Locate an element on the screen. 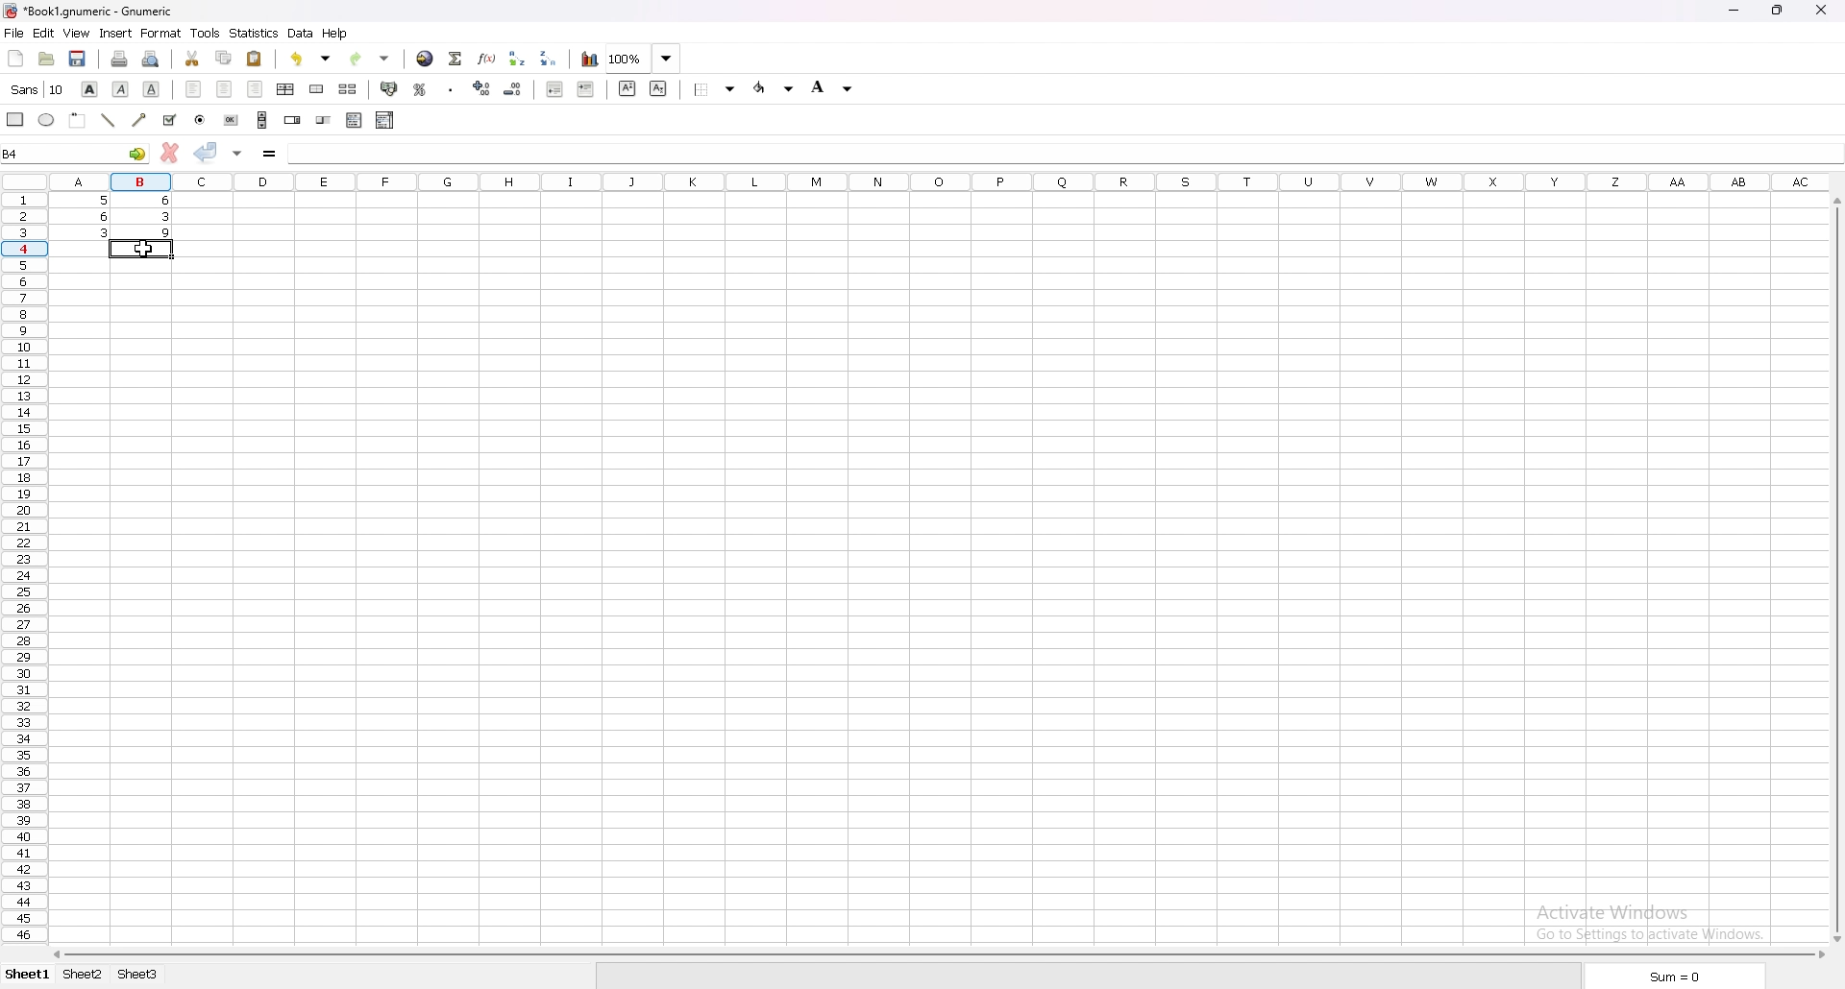  italic is located at coordinates (120, 90).